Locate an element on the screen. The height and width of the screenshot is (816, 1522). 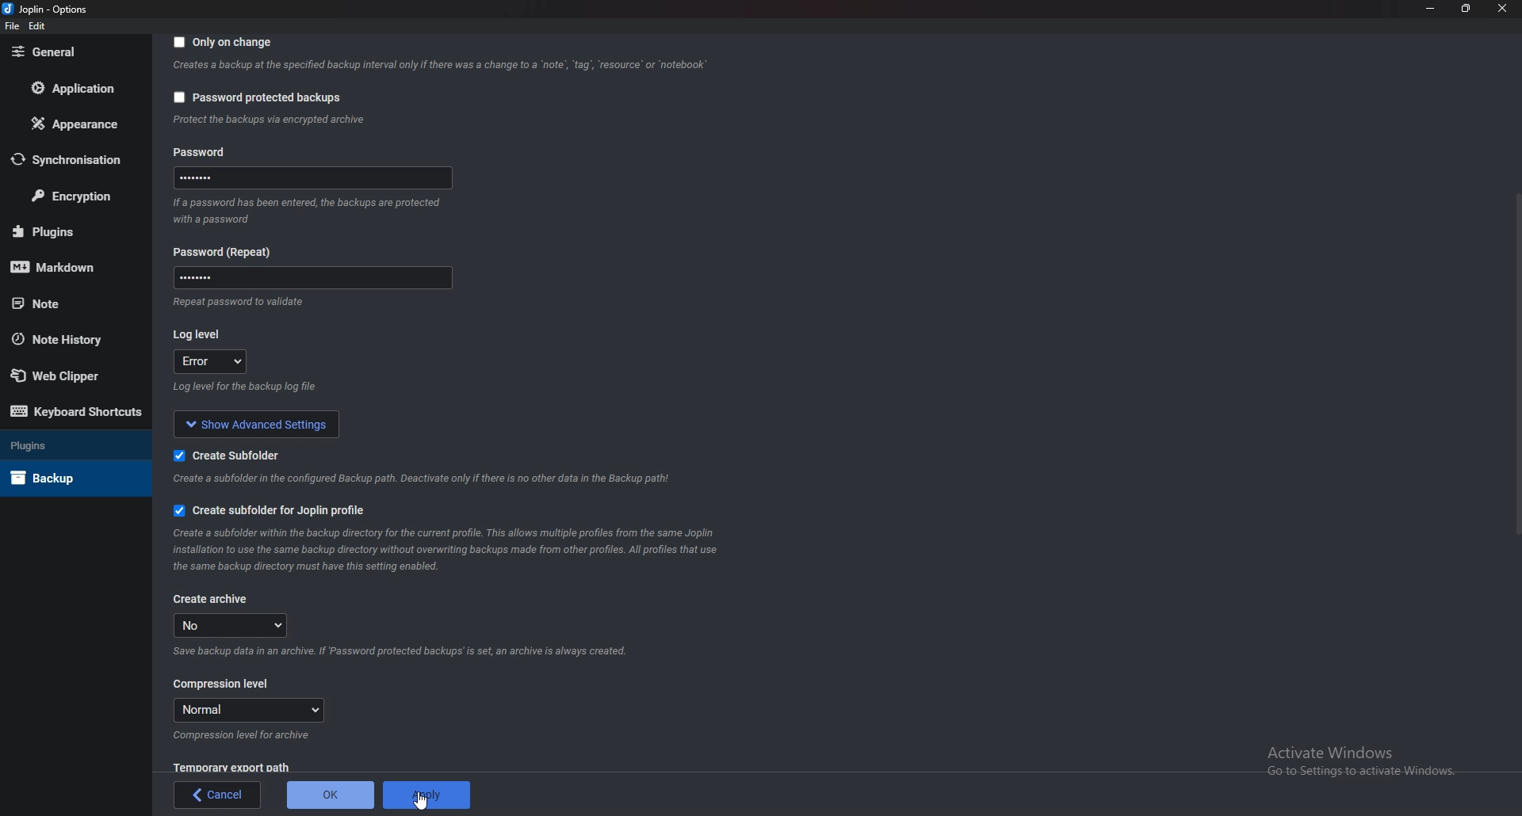
note is located at coordinates (69, 303).